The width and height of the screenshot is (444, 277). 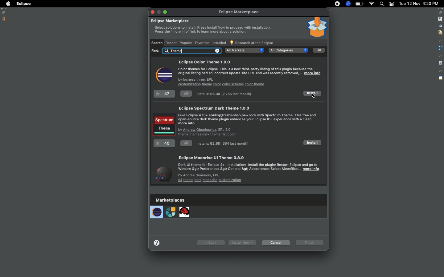 What do you see at coordinates (348, 4) in the screenshot?
I see `Zoom` at bounding box center [348, 4].